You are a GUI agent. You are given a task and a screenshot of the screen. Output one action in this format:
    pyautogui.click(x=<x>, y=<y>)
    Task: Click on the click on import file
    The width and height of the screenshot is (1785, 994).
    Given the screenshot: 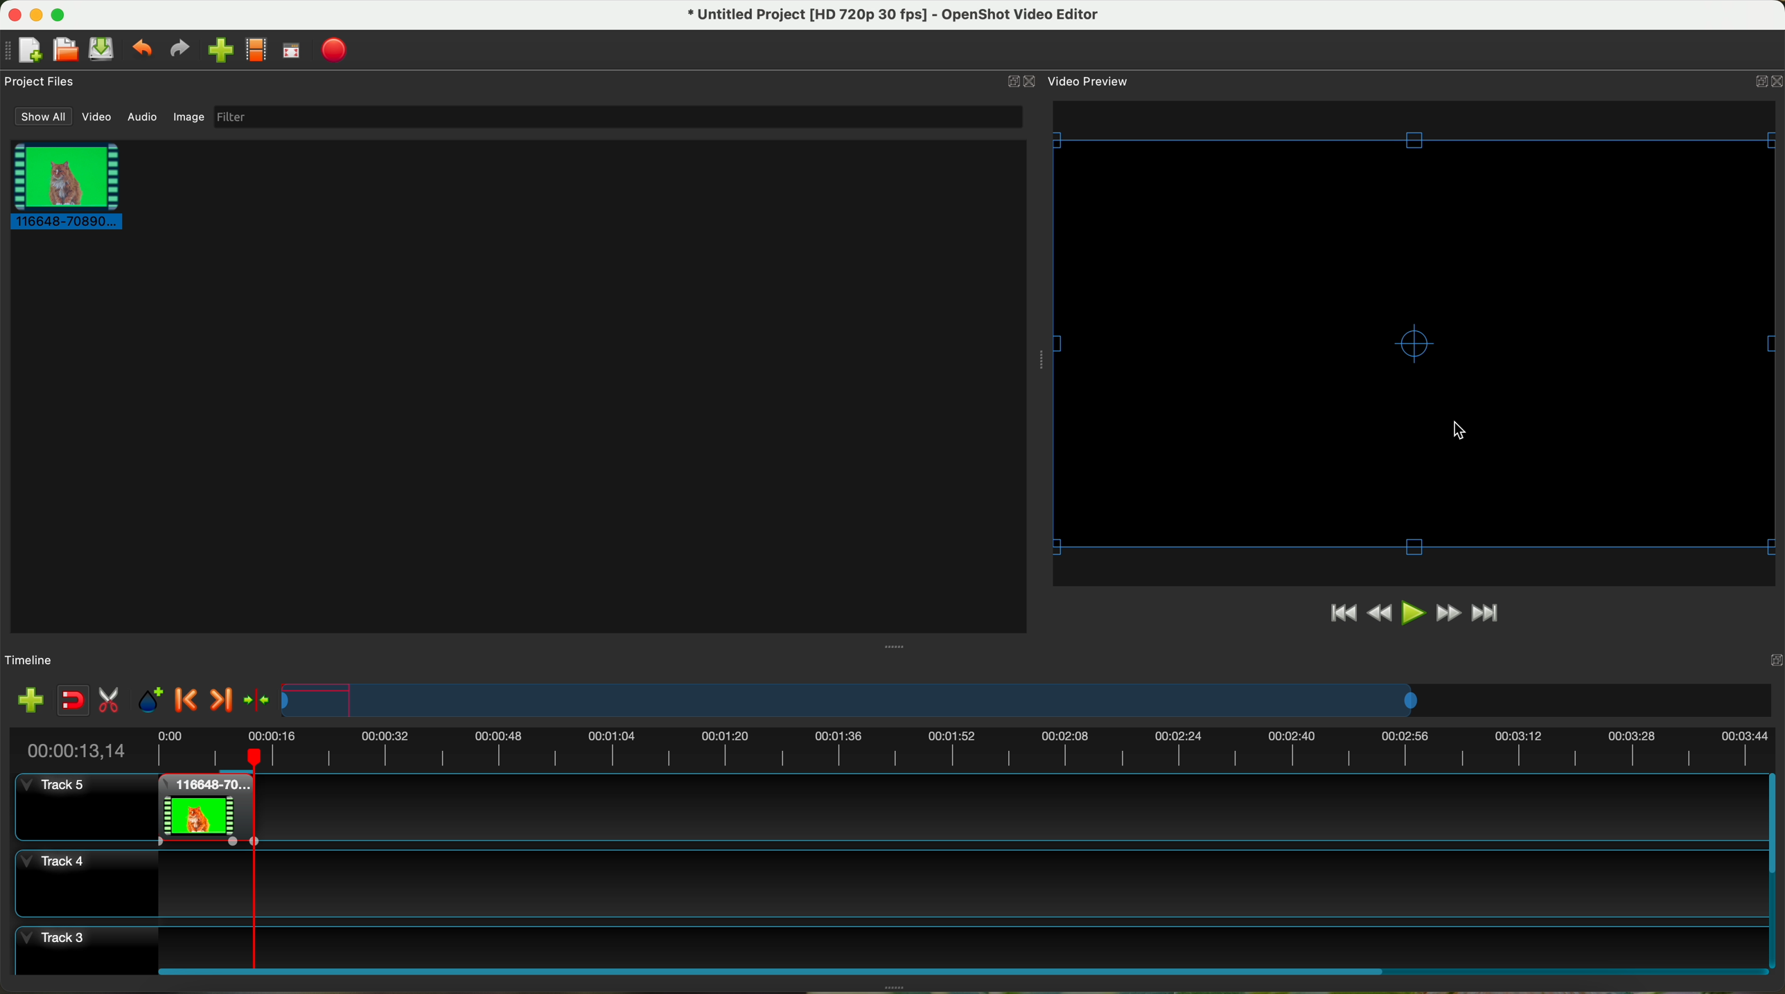 What is the action you would take?
    pyautogui.click(x=217, y=45)
    